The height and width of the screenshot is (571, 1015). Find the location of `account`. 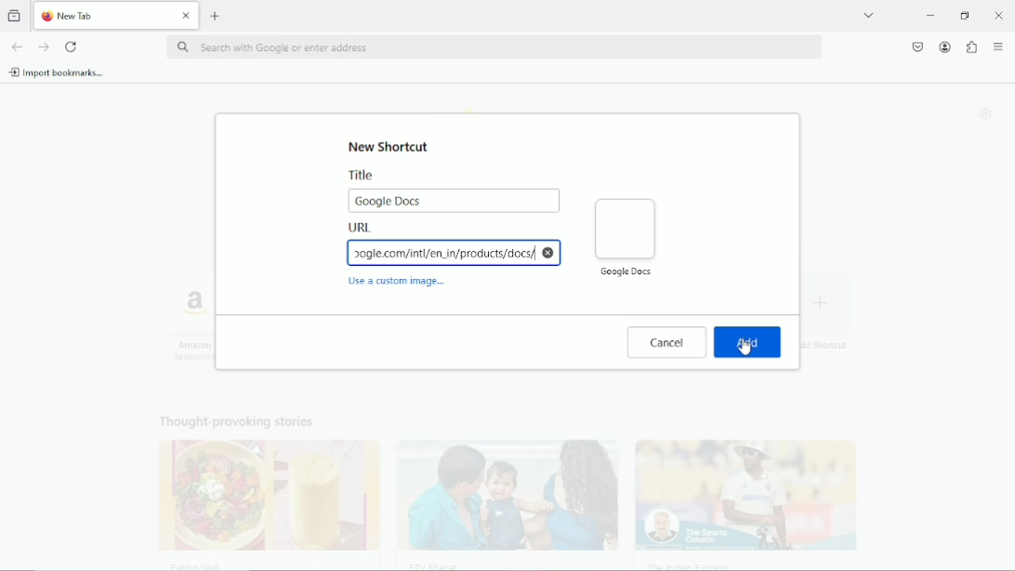

account is located at coordinates (943, 46).